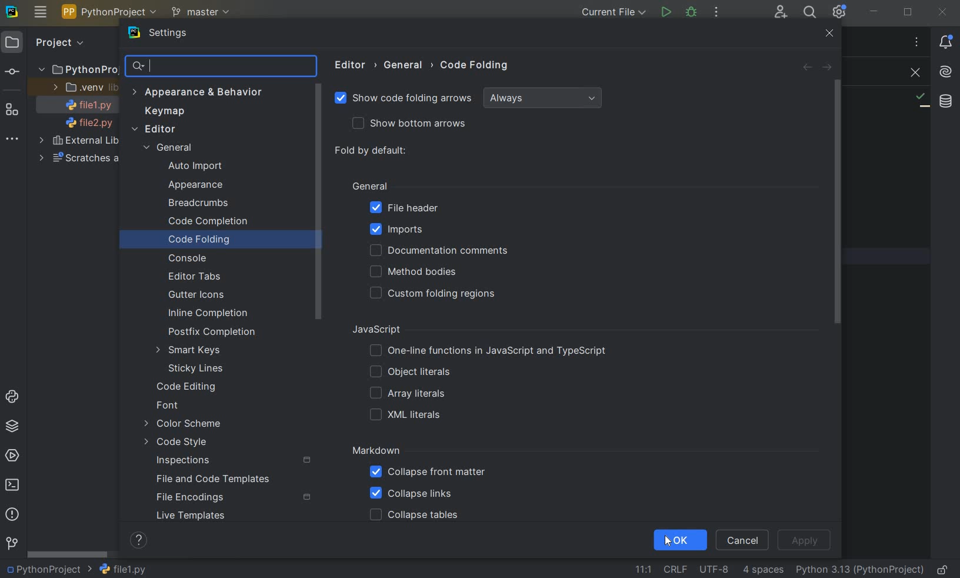 Image resolution: width=960 pixels, height=578 pixels. What do you see at coordinates (416, 272) in the screenshot?
I see `METHOD BODIES` at bounding box center [416, 272].